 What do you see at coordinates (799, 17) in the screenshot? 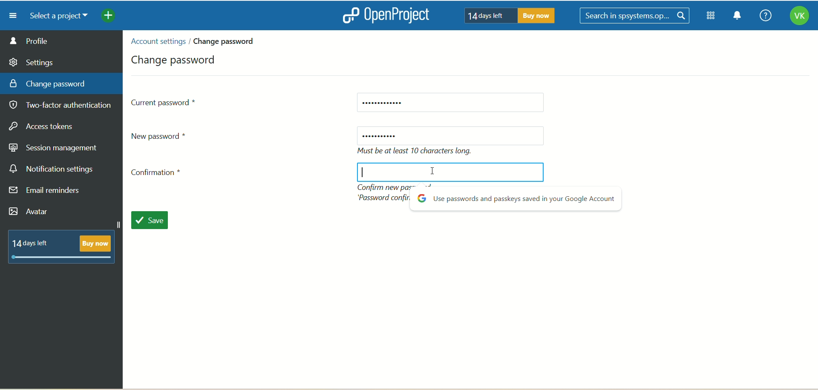
I see `account` at bounding box center [799, 17].